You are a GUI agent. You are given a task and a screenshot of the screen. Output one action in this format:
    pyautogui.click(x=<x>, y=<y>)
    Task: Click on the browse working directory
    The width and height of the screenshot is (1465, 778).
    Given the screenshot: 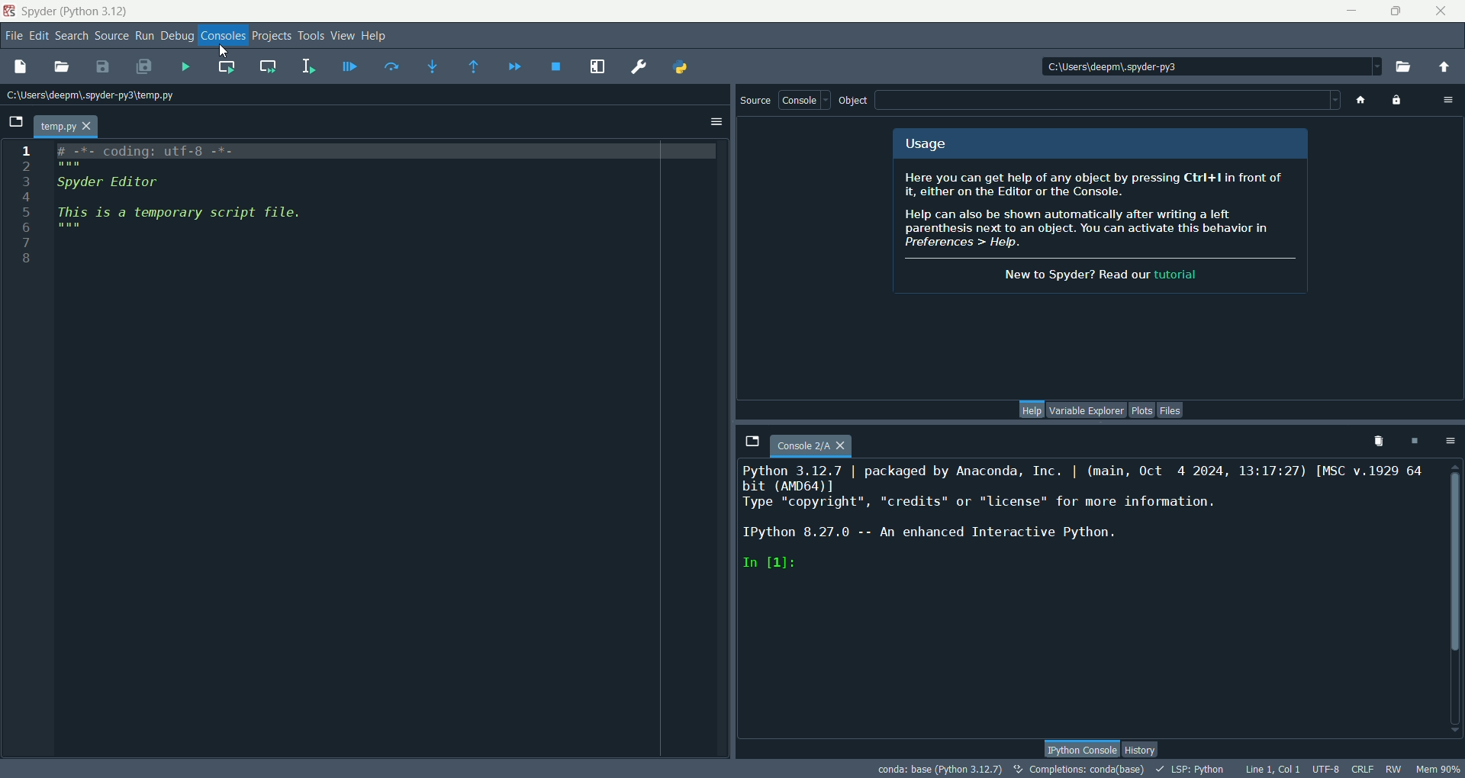 What is the action you would take?
    pyautogui.click(x=1405, y=63)
    